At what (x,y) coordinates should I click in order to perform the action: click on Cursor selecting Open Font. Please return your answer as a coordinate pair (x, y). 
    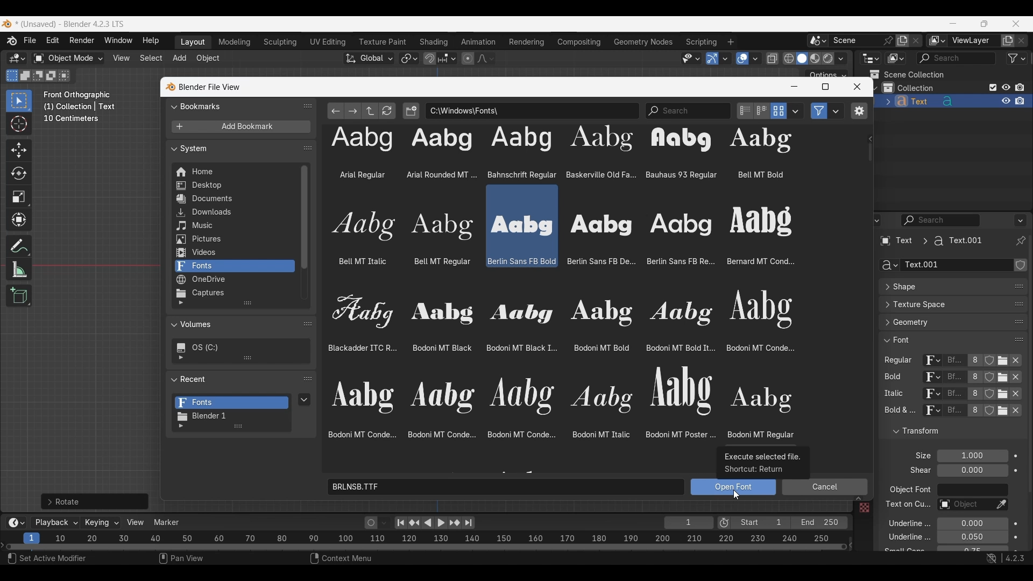
    Looking at the image, I should click on (737, 495).